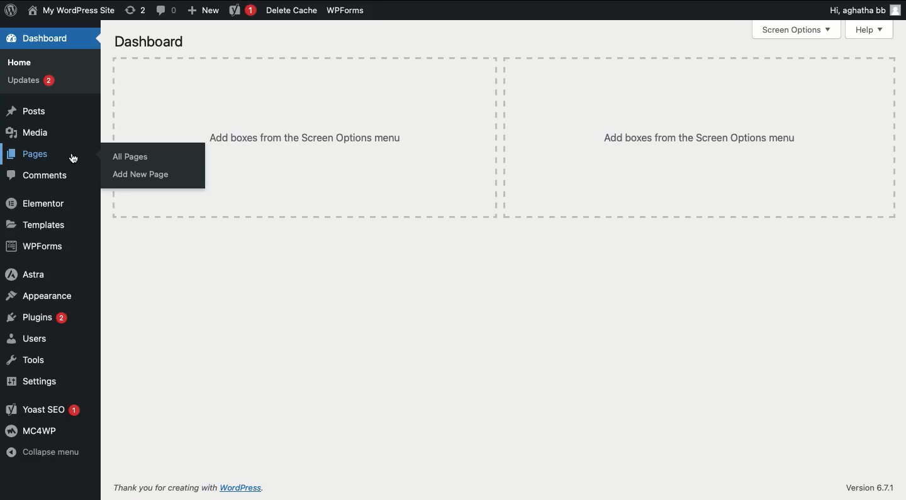 Image resolution: width=906 pixels, height=500 pixels. Describe the element at coordinates (36, 246) in the screenshot. I see `WPForms` at that location.